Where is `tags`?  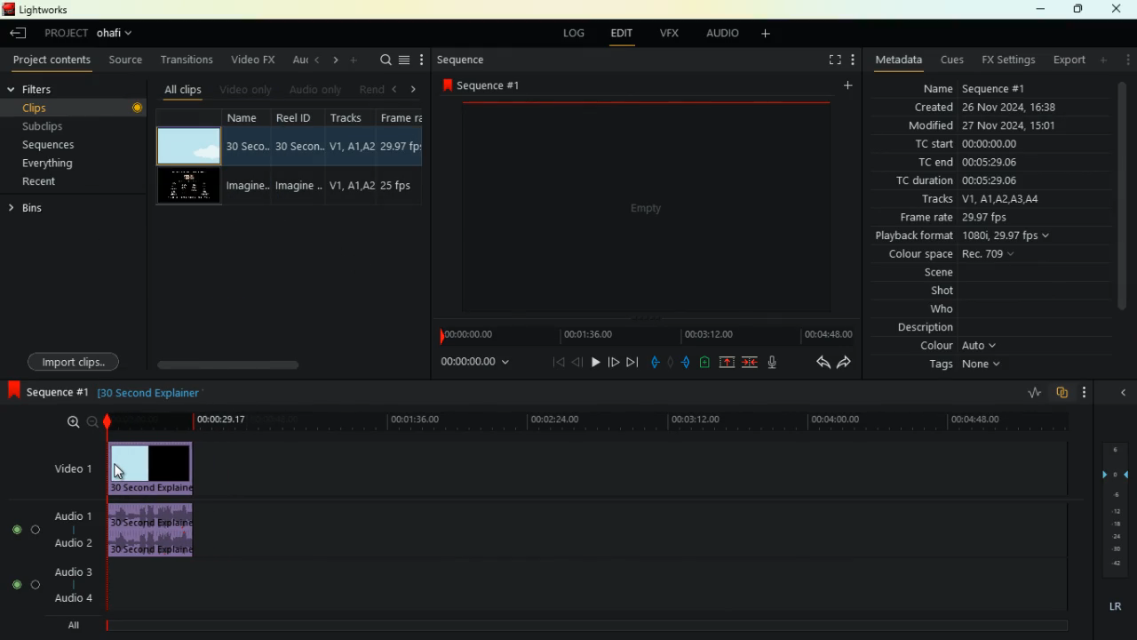
tags is located at coordinates (963, 367).